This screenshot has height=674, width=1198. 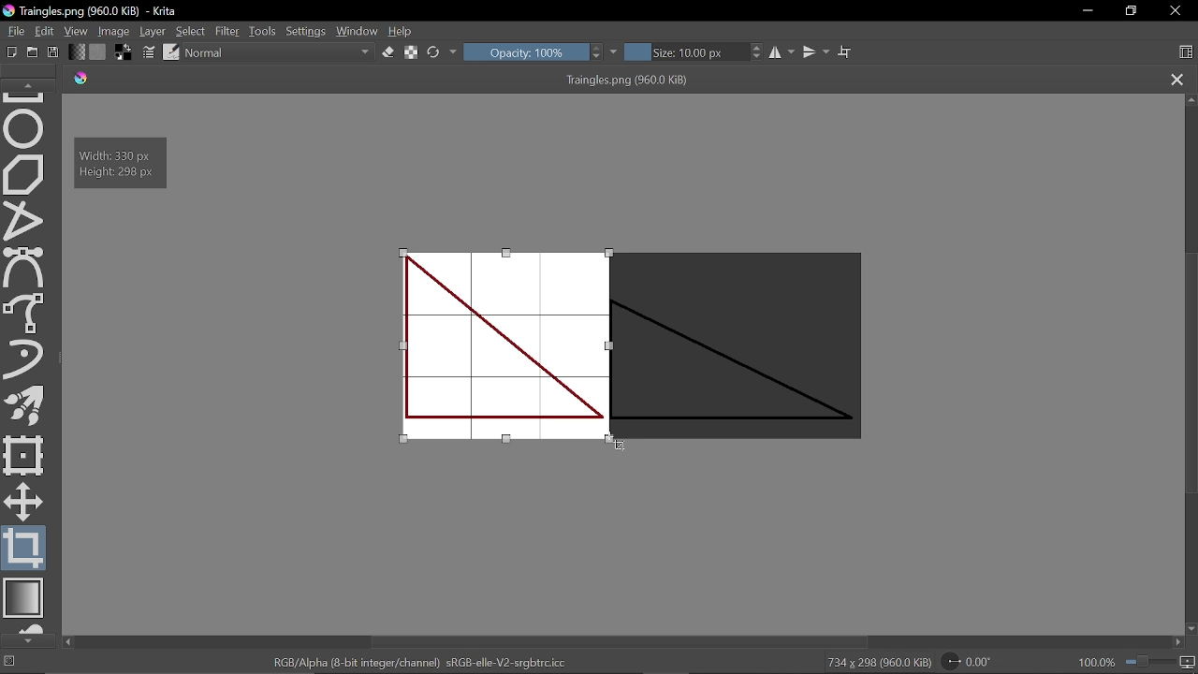 I want to click on Reload original preset, so click(x=434, y=52).